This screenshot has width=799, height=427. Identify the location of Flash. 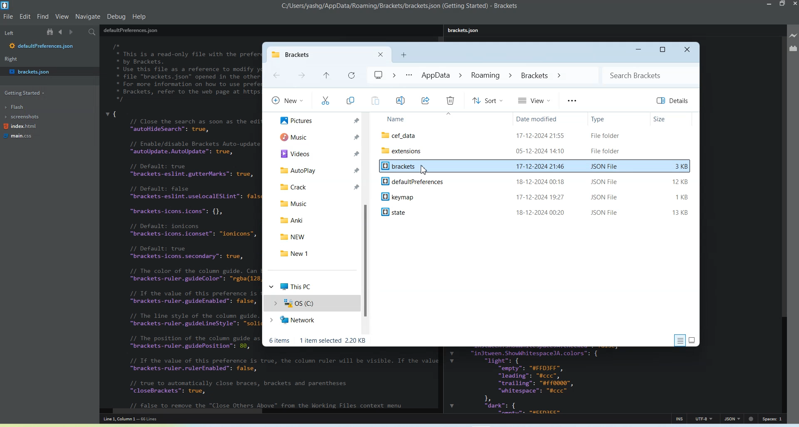
(20, 107).